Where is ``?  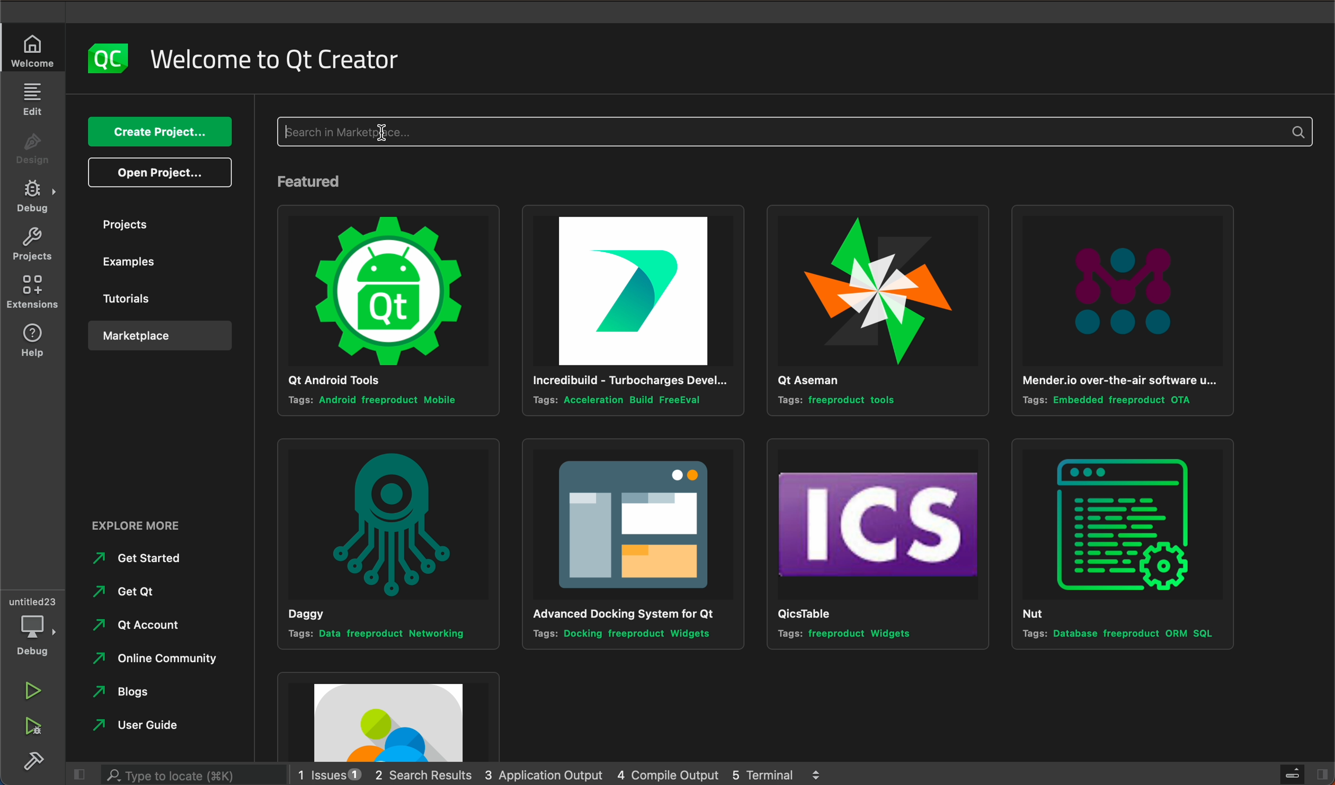  is located at coordinates (153, 725).